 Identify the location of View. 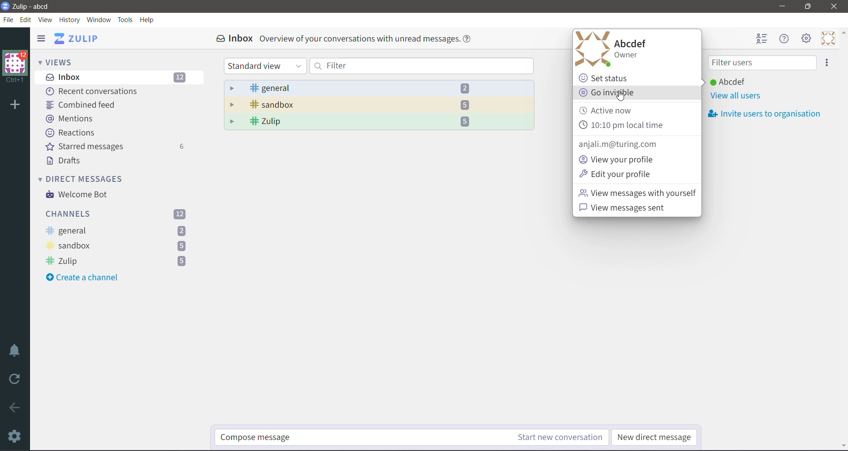
(46, 19).